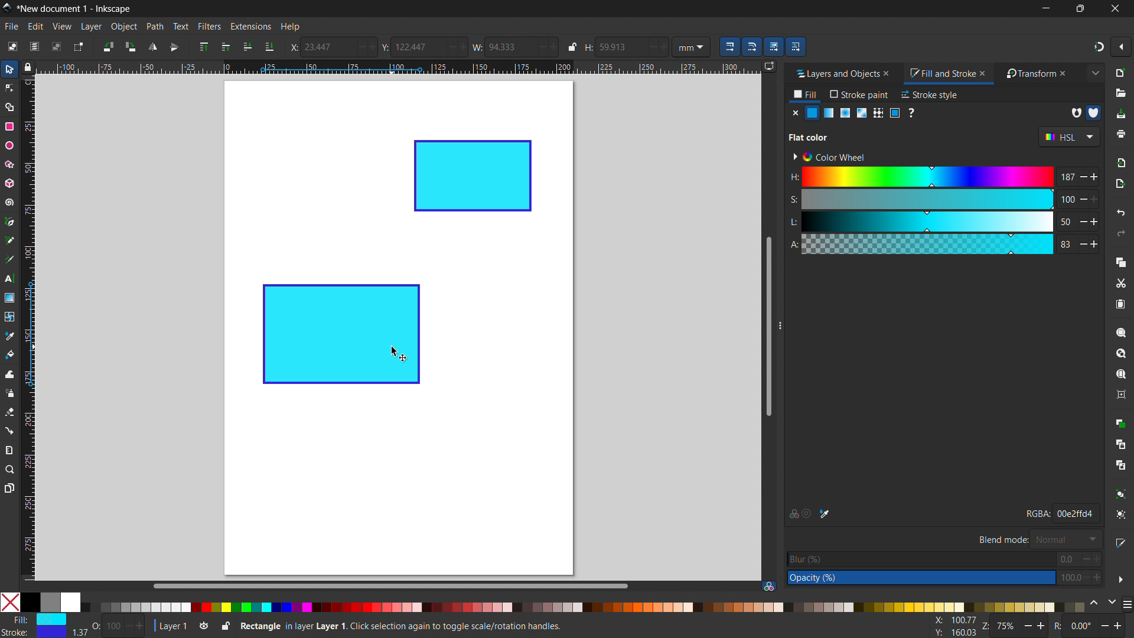 This screenshot has width=1134, height=638. What do you see at coordinates (1122, 134) in the screenshot?
I see `print` at bounding box center [1122, 134].